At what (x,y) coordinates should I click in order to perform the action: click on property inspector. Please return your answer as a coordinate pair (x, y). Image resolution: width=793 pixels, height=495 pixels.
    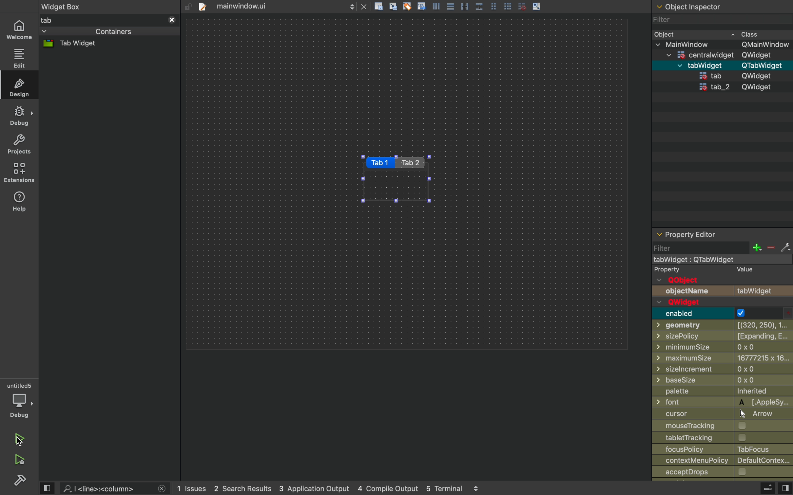
    Looking at the image, I should click on (722, 234).